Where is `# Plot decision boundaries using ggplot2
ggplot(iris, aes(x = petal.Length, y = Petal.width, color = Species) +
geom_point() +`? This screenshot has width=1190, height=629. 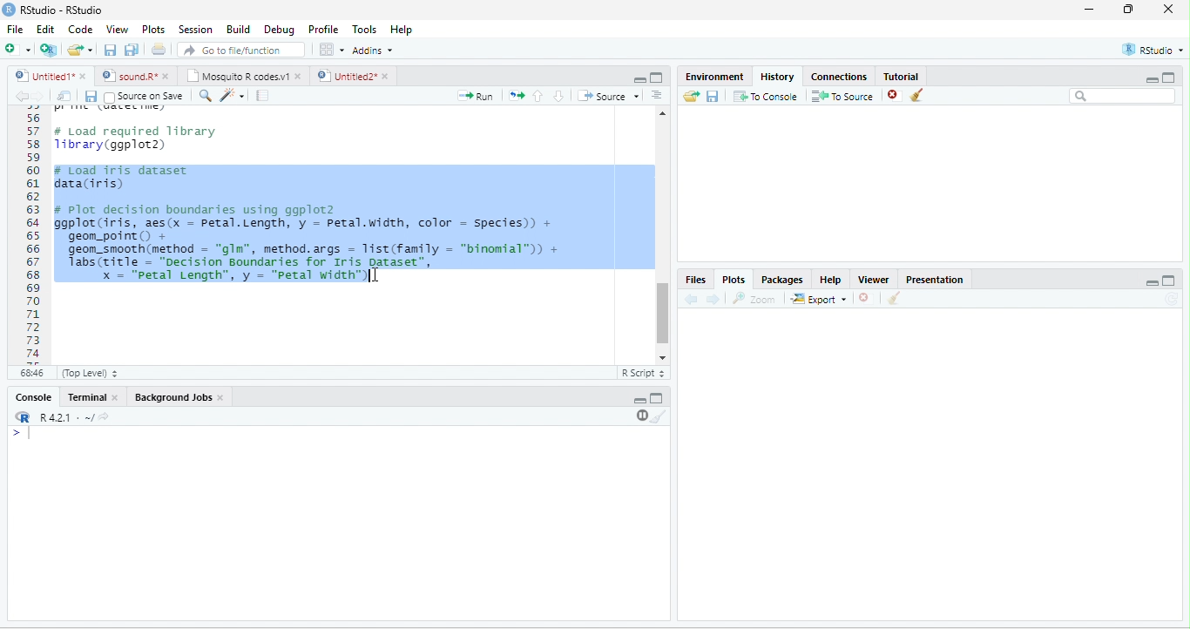
# Plot decision boundaries using ggplot2
ggplot(iris, aes(x = petal.Length, y = Petal.width, color = Species) +
geom_point() + is located at coordinates (304, 222).